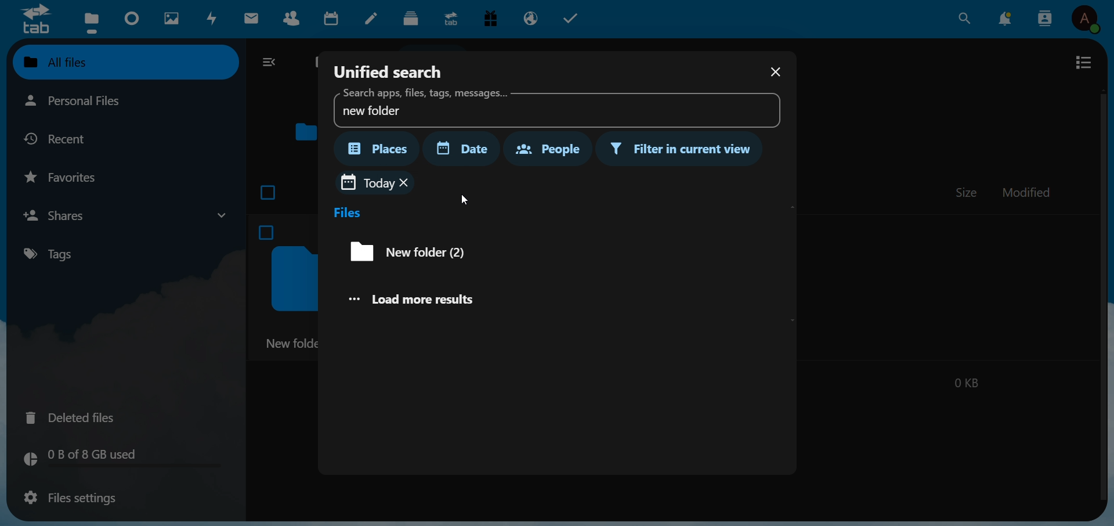  What do you see at coordinates (964, 18) in the screenshot?
I see `search` at bounding box center [964, 18].